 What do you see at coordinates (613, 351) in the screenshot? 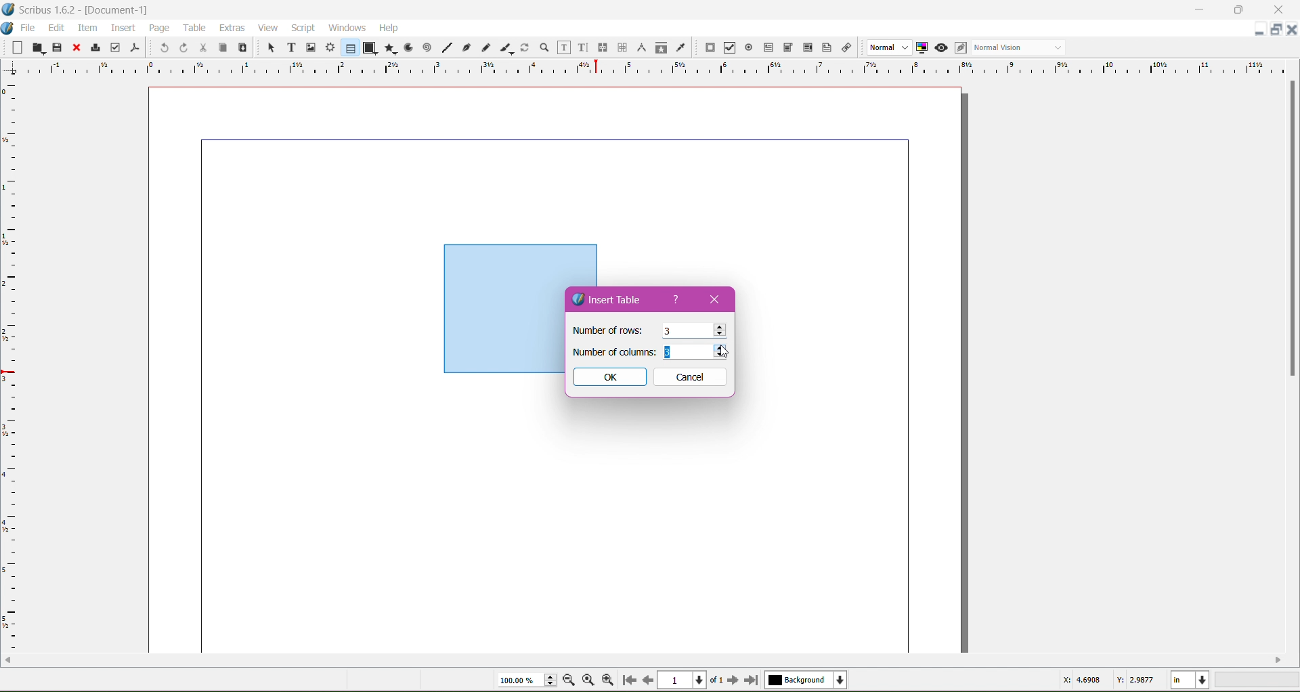
I see `Number of columns:` at bounding box center [613, 351].